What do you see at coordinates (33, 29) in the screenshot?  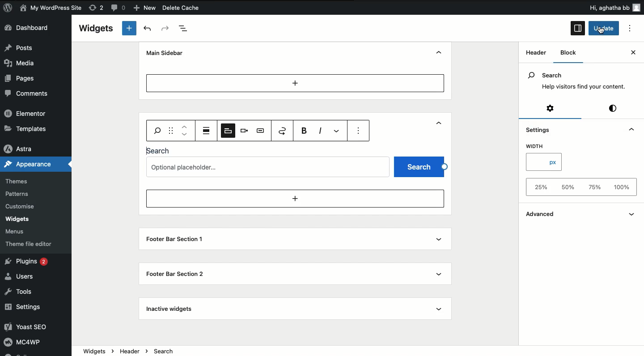 I see `Dashboard` at bounding box center [33, 29].